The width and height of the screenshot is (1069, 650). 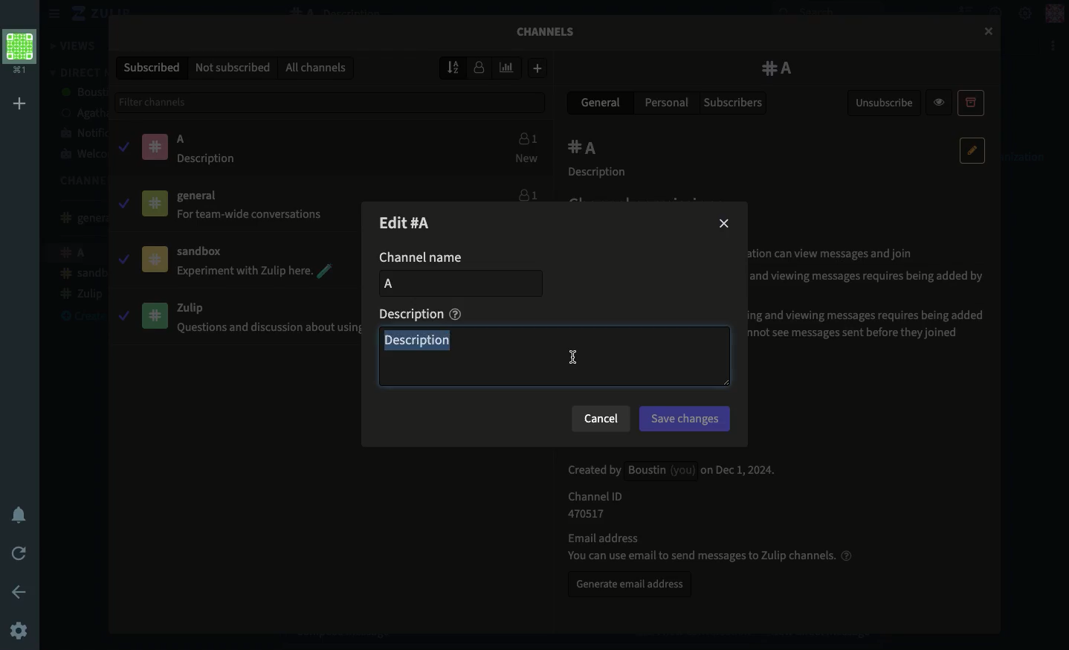 I want to click on Cancel, so click(x=601, y=420).